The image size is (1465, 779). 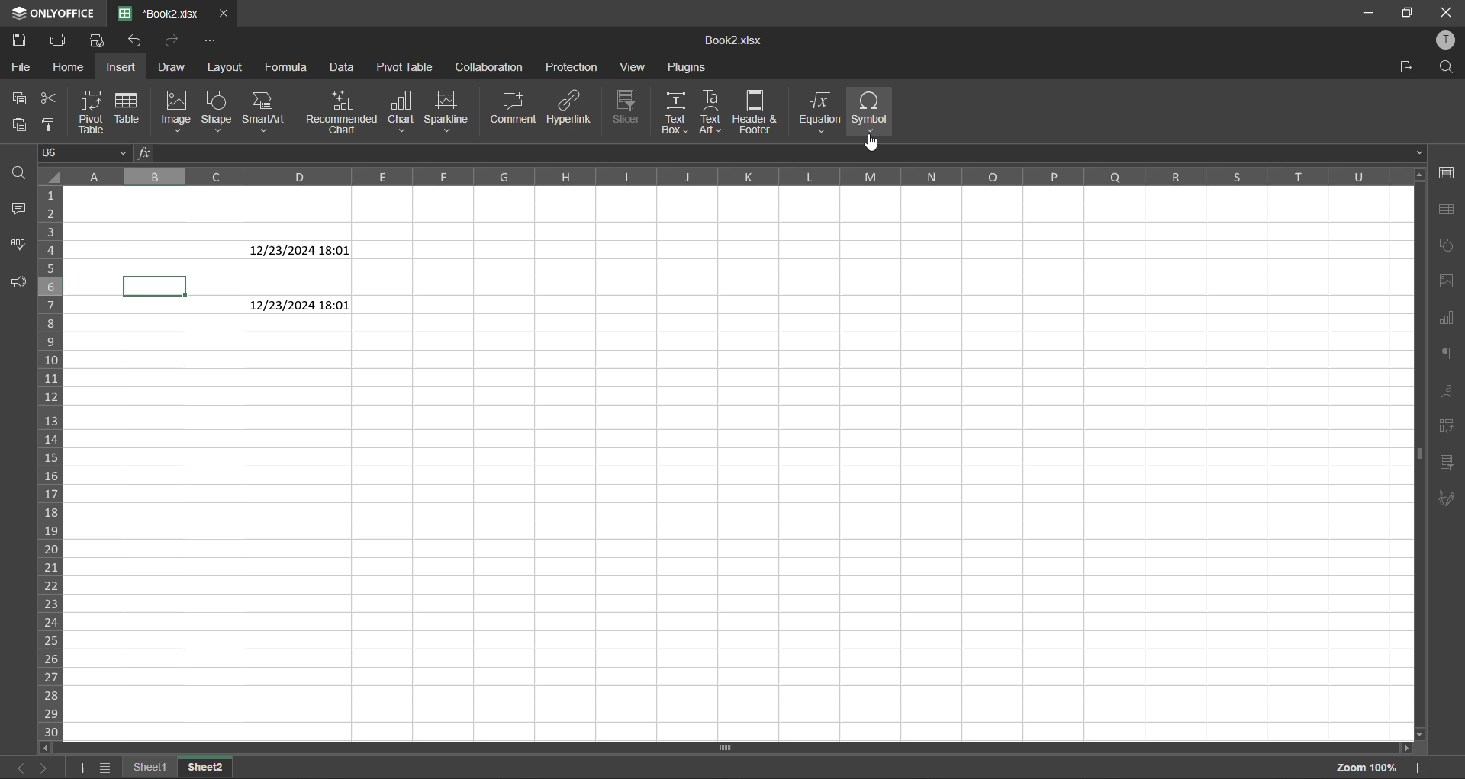 What do you see at coordinates (1448, 322) in the screenshot?
I see `charts` at bounding box center [1448, 322].